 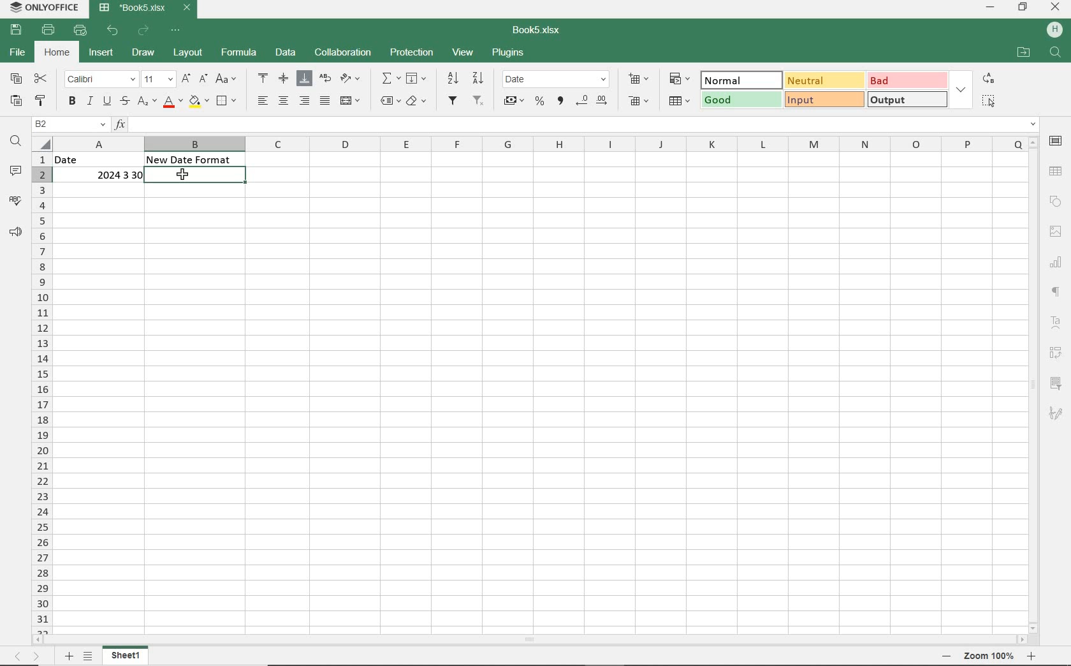 I want to click on NORMAL, so click(x=739, y=80).